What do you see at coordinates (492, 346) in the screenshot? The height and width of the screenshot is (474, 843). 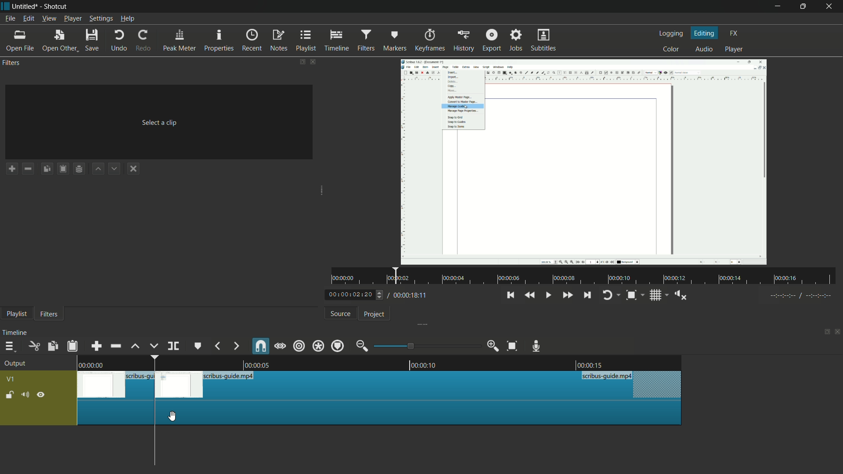 I see `zoom in` at bounding box center [492, 346].